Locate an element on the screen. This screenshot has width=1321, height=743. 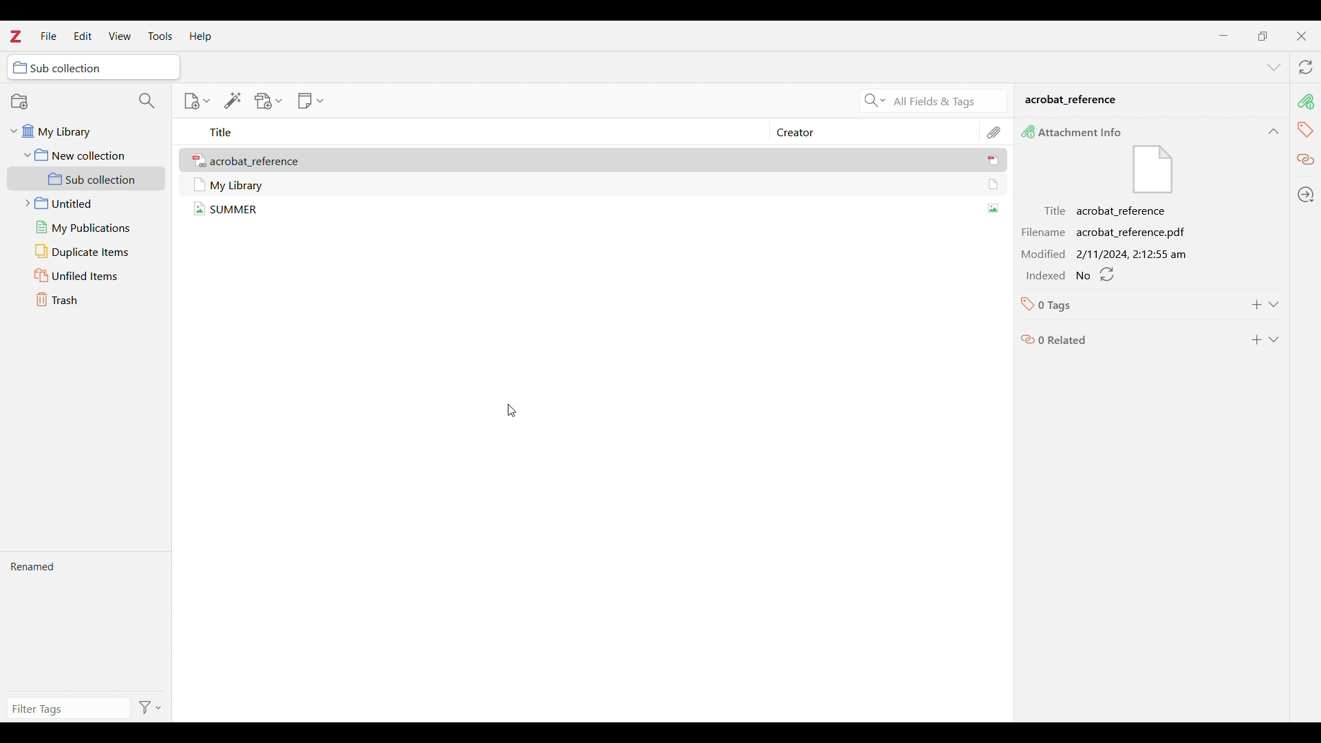
Selected file is located at coordinates (591, 213).